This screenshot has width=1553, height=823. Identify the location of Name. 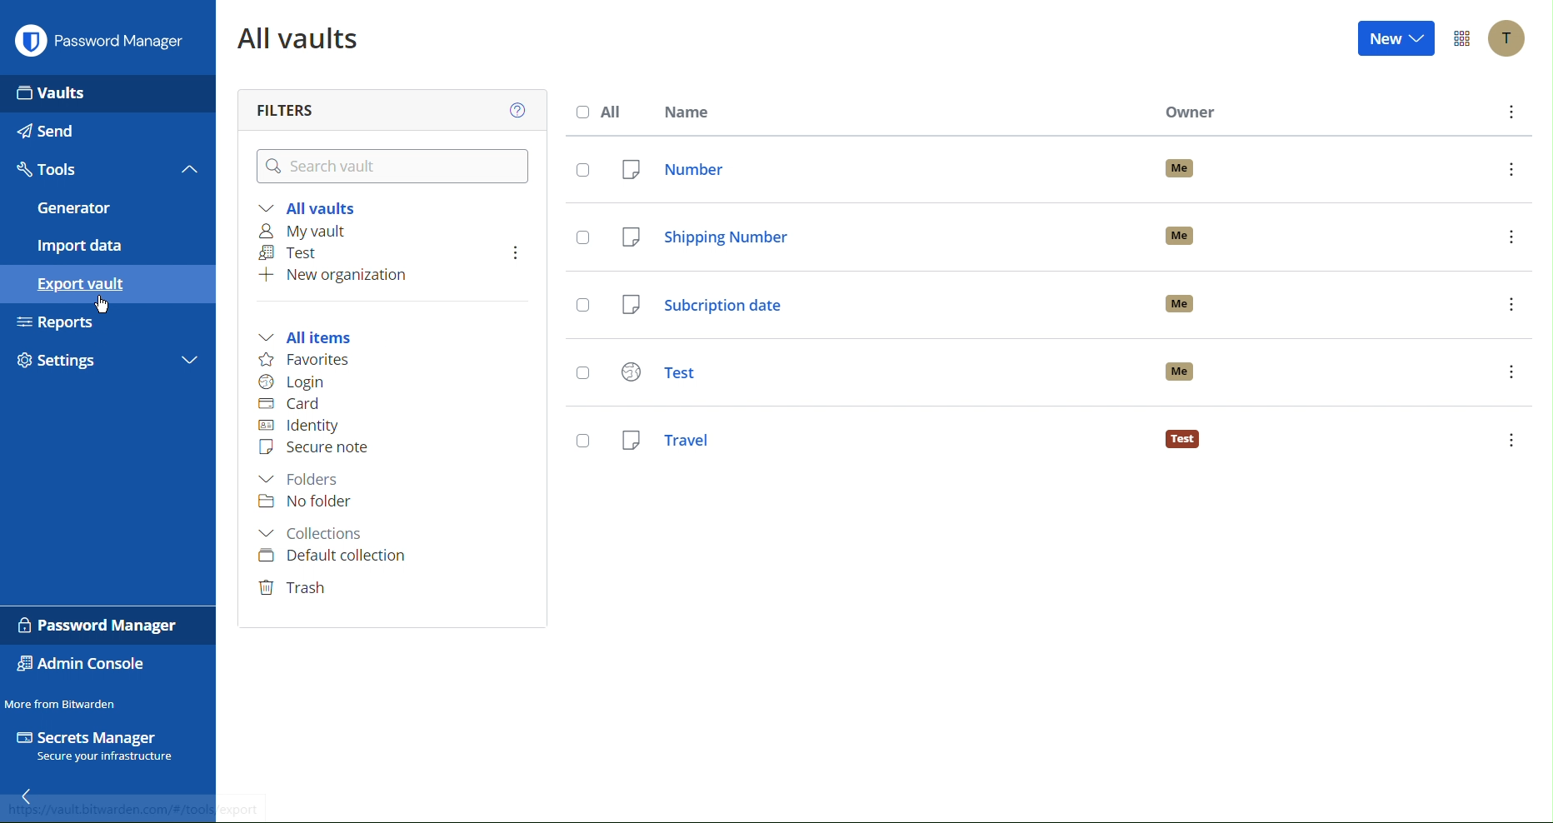
(684, 113).